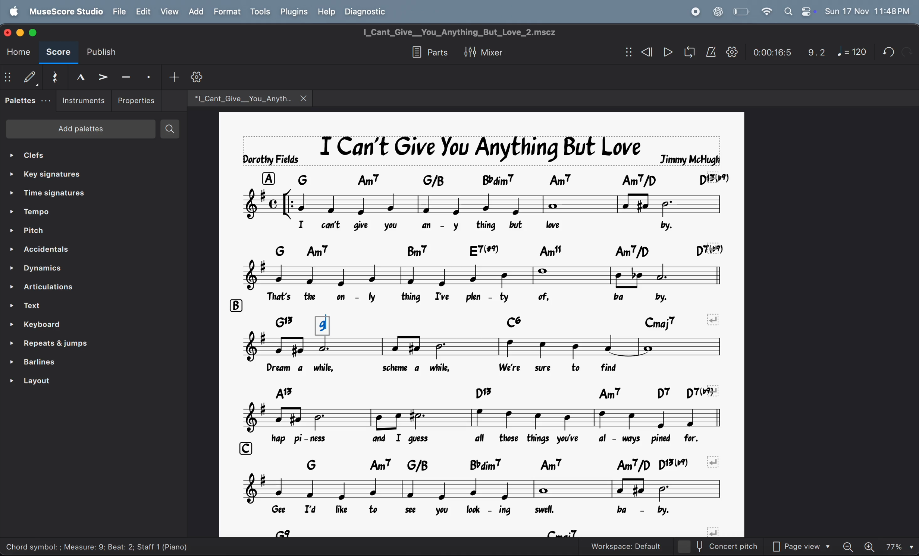 The width and height of the screenshot is (919, 556). What do you see at coordinates (468, 297) in the screenshot?
I see `lyrics` at bounding box center [468, 297].